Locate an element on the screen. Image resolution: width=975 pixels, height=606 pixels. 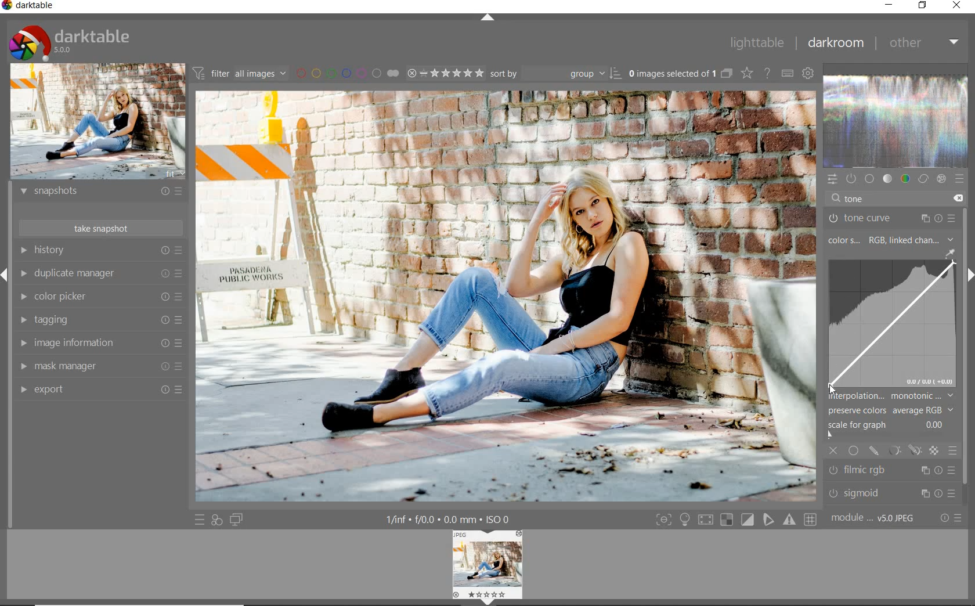
filmic rgb is located at coordinates (892, 471).